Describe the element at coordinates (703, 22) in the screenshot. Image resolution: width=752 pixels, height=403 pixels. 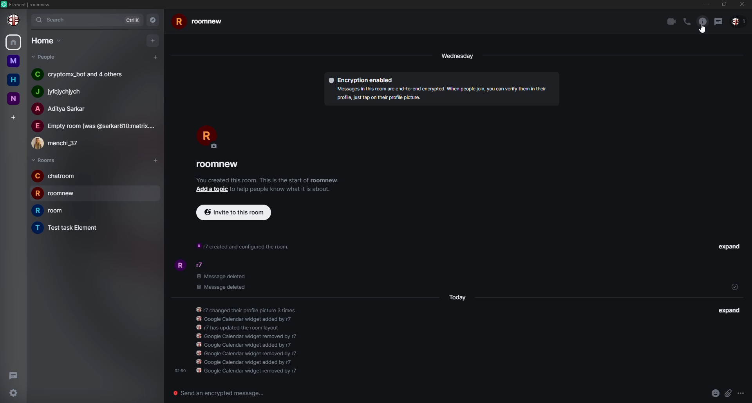
I see `info` at that location.